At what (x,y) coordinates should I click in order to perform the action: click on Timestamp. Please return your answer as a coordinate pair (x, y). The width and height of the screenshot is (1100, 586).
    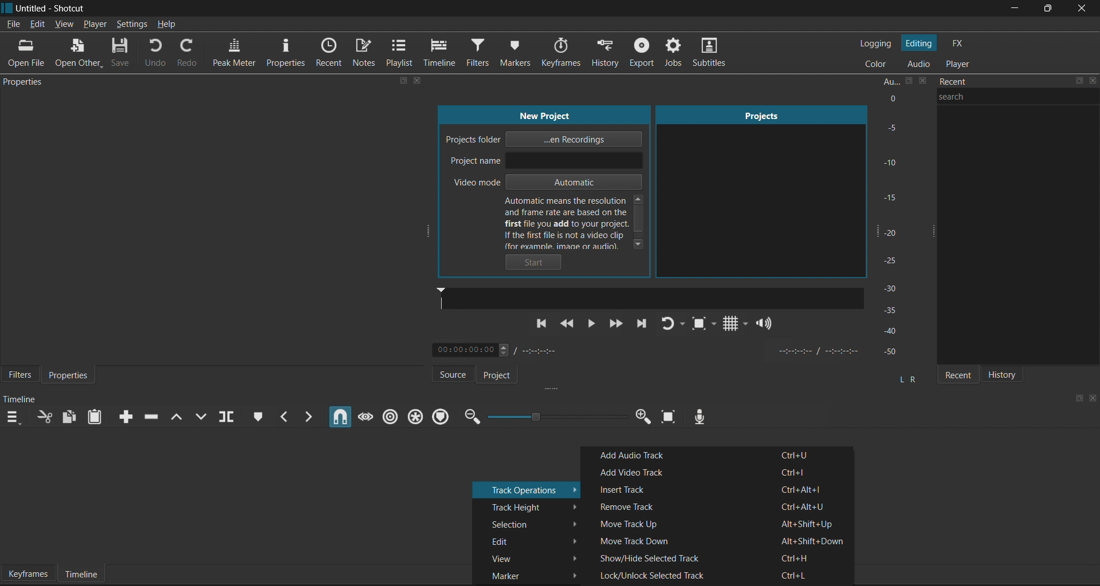
    Looking at the image, I should click on (502, 351).